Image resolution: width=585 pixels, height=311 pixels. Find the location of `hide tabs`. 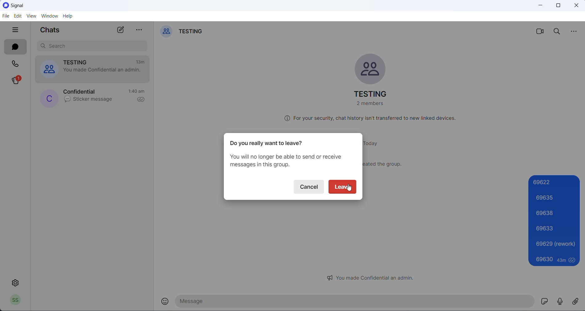

hide tabs is located at coordinates (17, 31).